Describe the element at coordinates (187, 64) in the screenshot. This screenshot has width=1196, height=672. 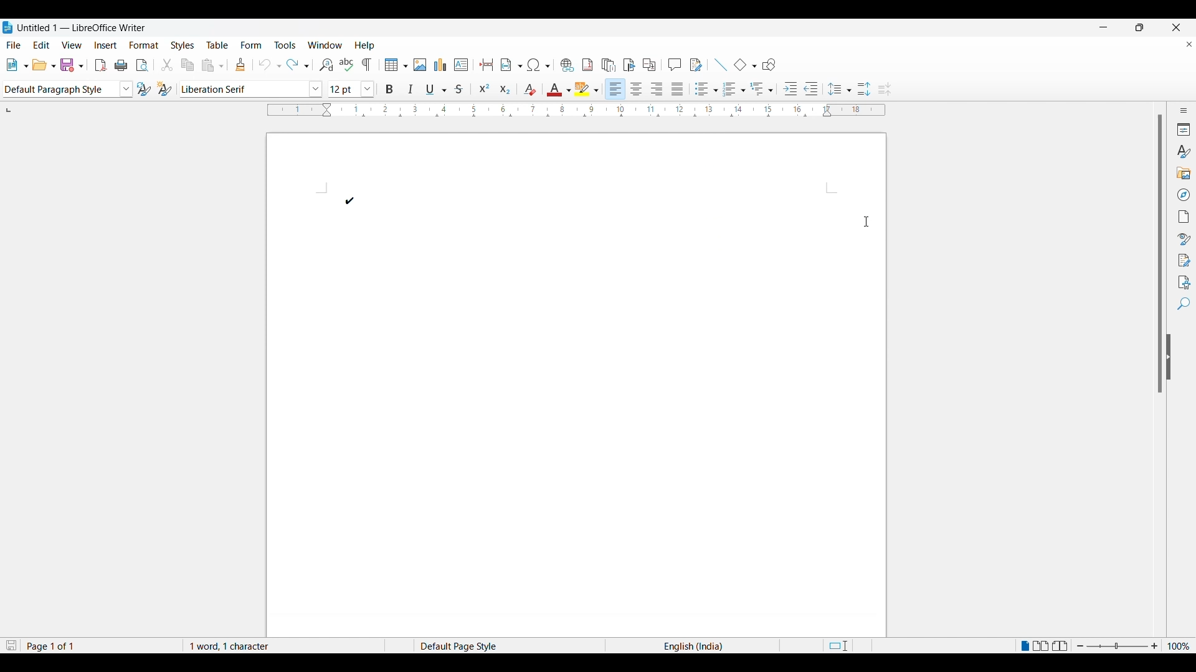
I see `copy` at that location.